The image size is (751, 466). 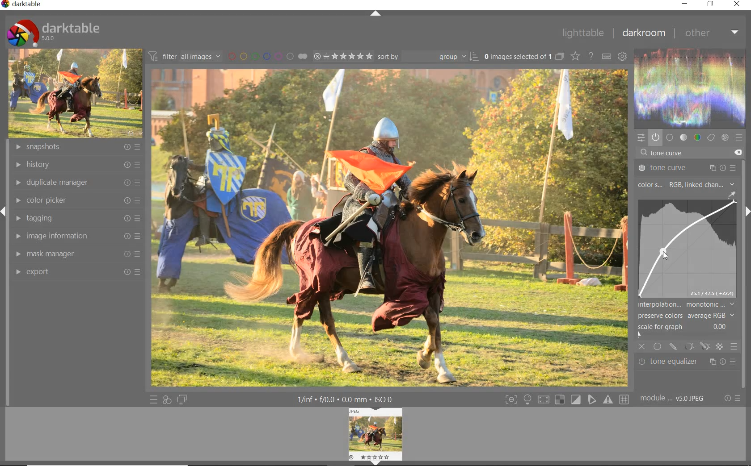 What do you see at coordinates (690, 248) in the screenshot?
I see `tone curve` at bounding box center [690, 248].